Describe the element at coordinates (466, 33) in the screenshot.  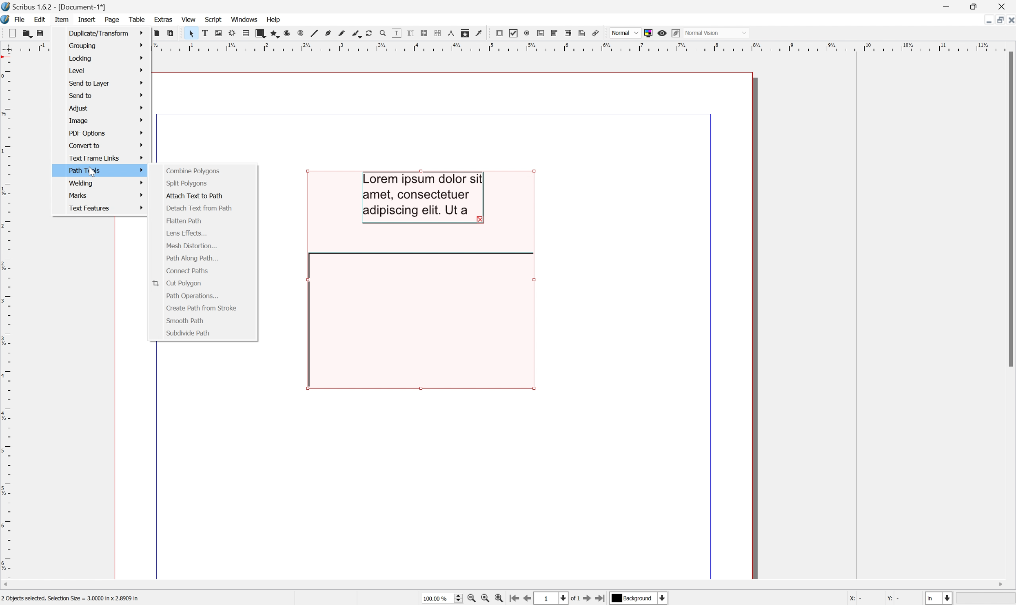
I see `Copy item properties` at that location.